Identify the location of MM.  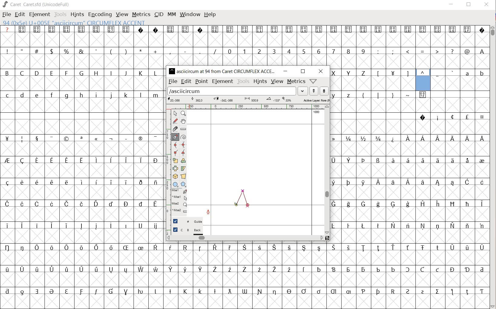
(170, 14).